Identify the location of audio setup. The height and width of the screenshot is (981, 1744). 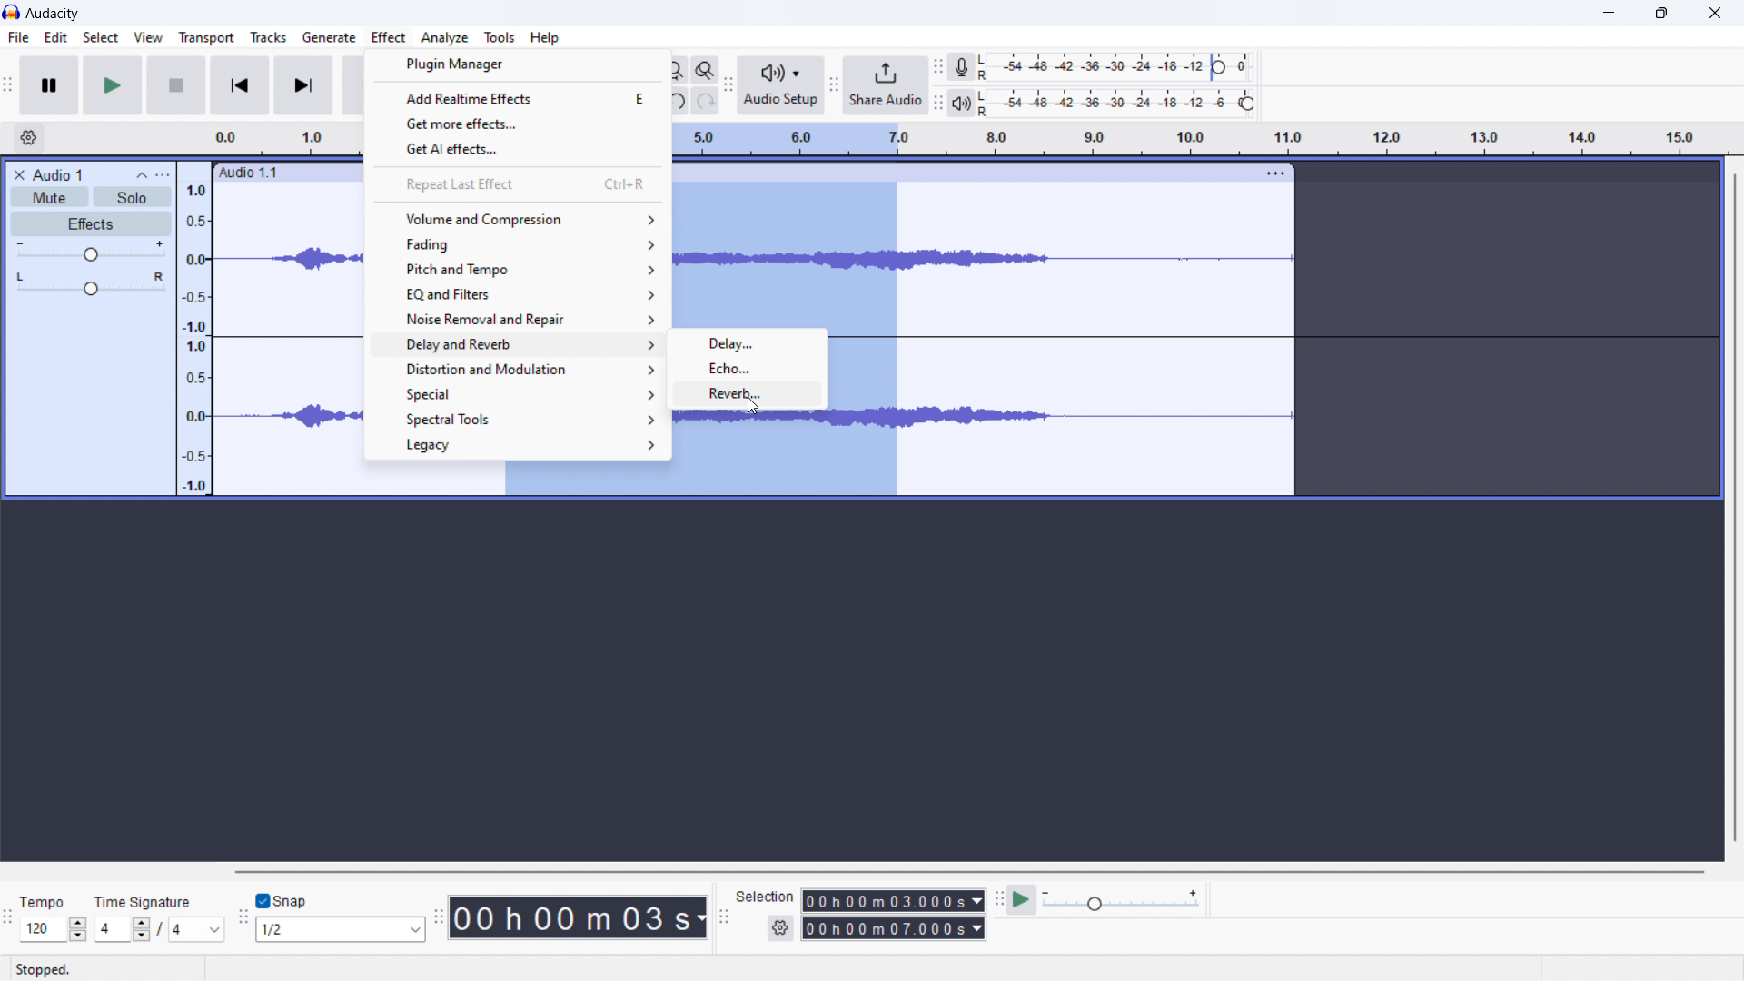
(781, 87).